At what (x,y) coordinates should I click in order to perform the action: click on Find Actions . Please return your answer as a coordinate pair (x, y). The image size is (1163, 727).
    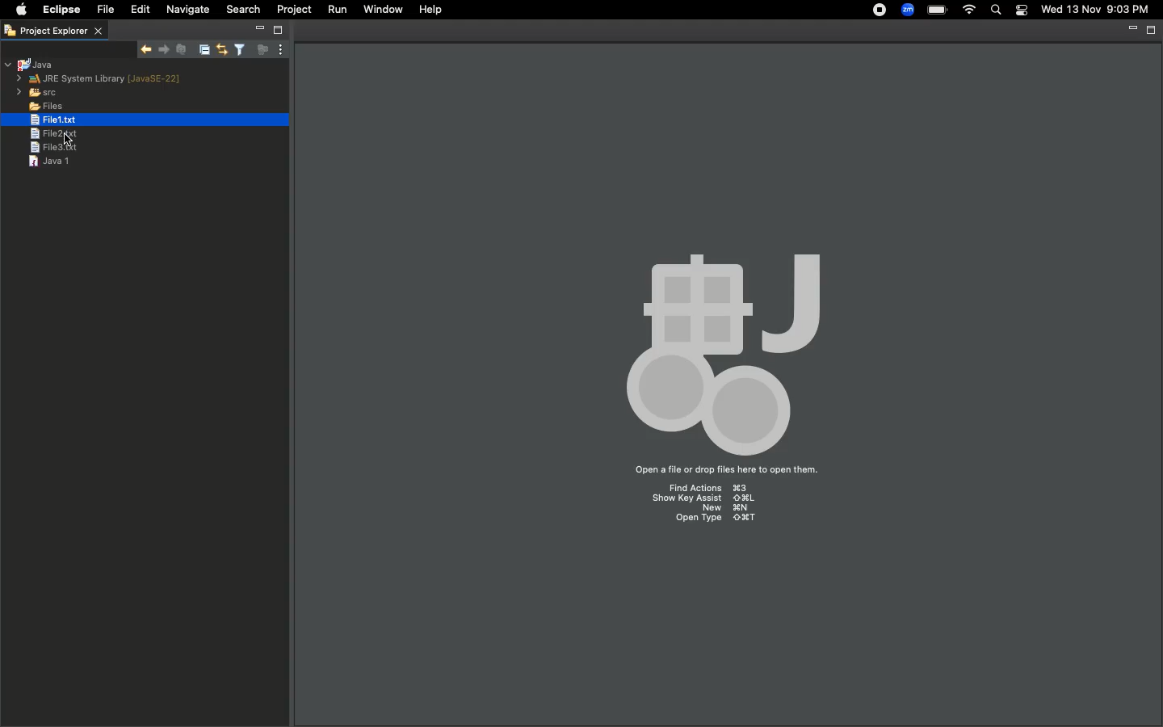
    Looking at the image, I should click on (716, 489).